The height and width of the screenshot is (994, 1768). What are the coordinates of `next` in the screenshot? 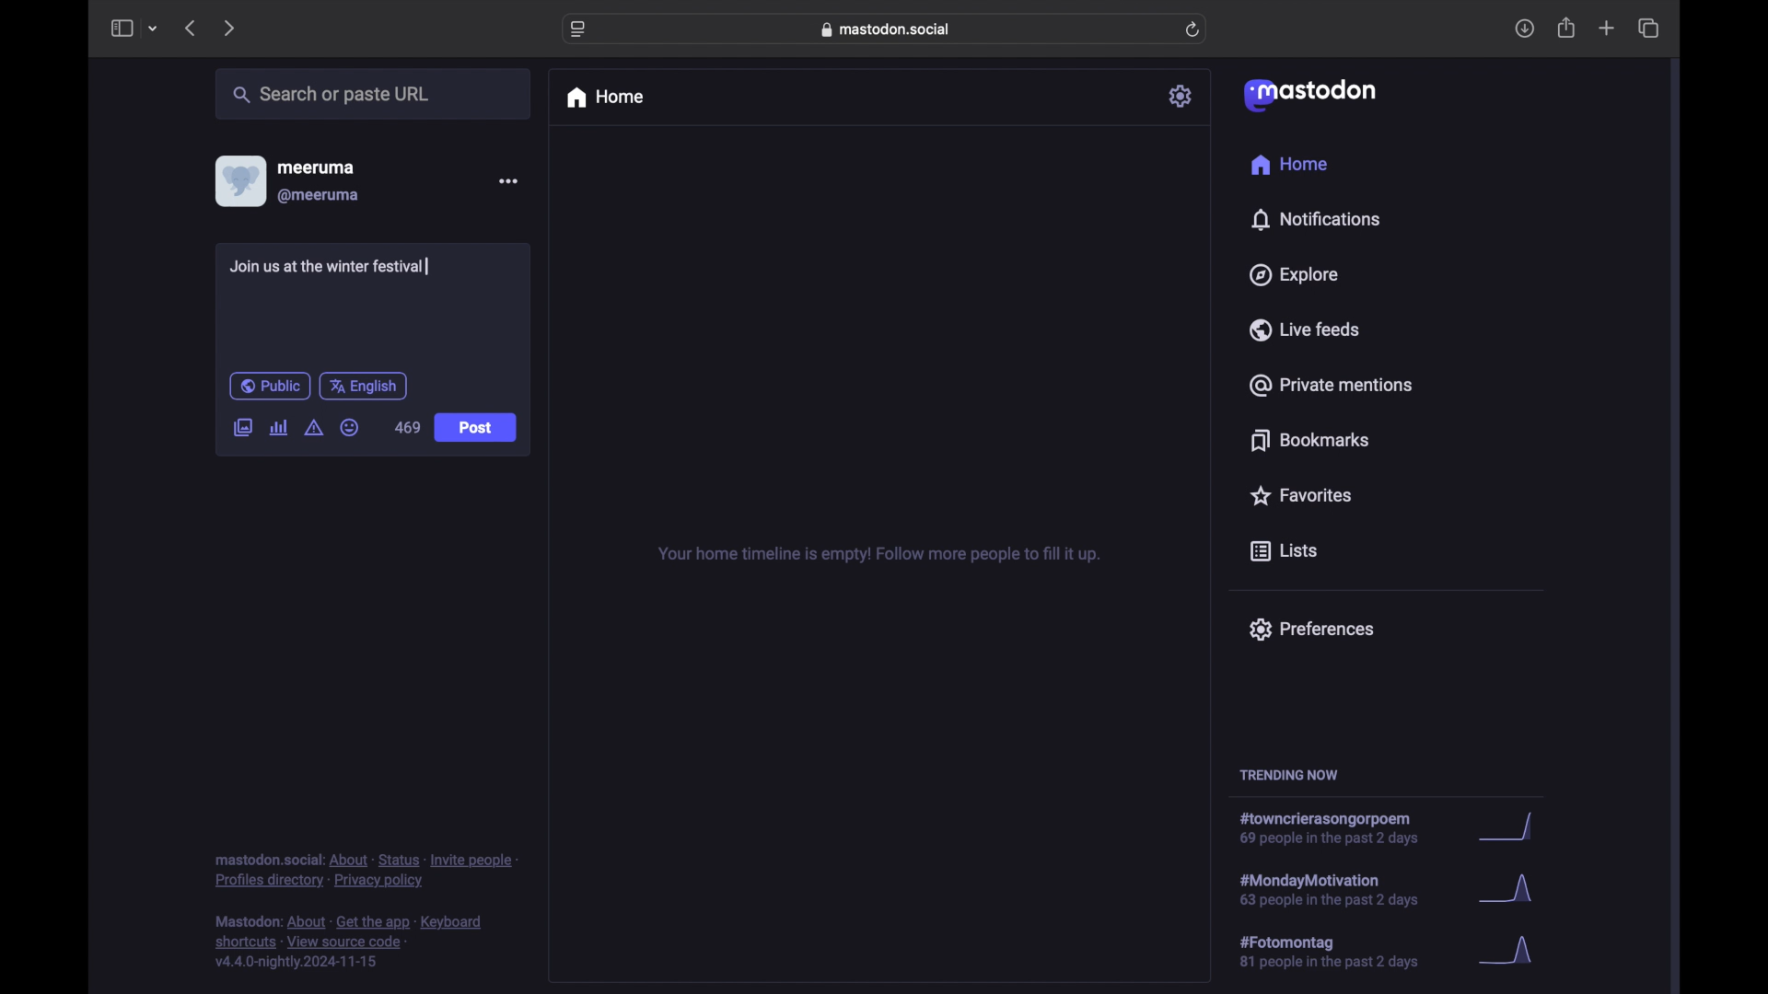 It's located at (231, 28).